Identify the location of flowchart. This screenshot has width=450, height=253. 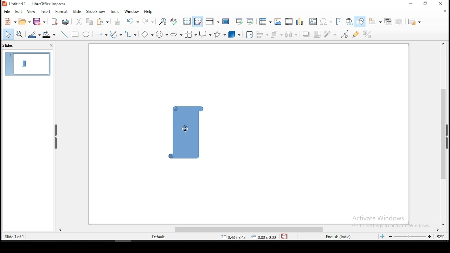
(191, 34).